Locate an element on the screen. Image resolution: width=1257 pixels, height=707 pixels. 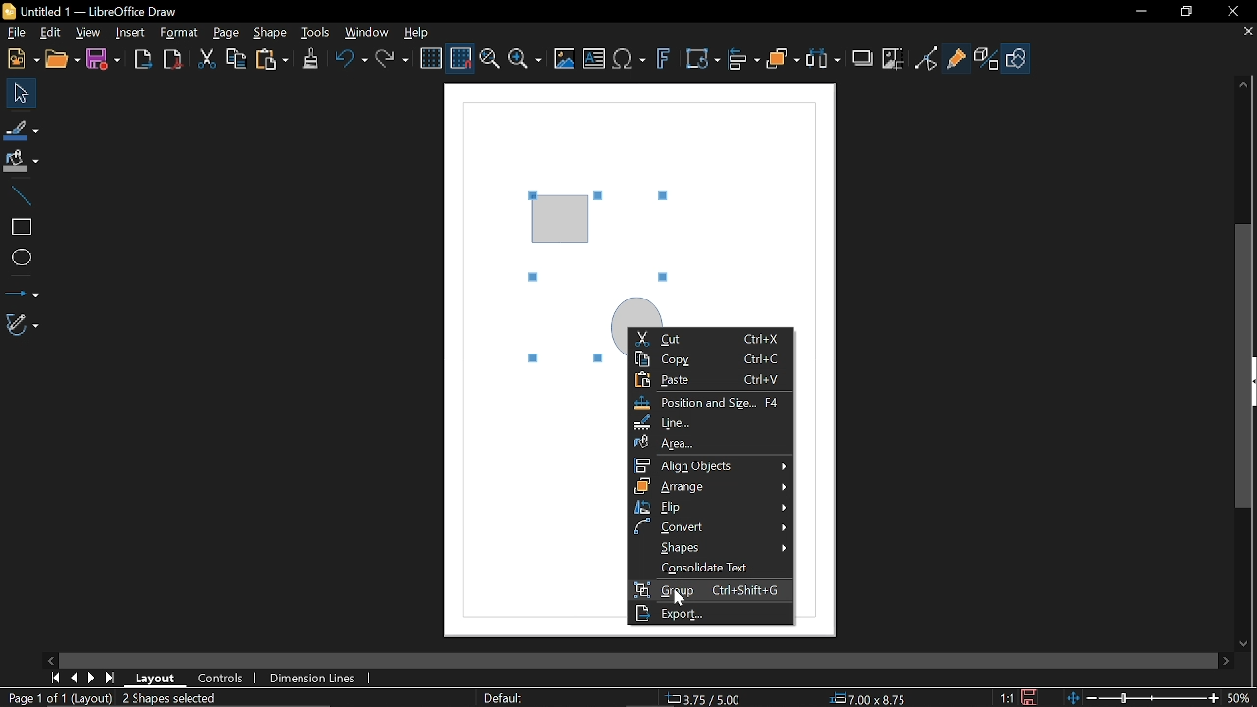
Save is located at coordinates (1030, 697).